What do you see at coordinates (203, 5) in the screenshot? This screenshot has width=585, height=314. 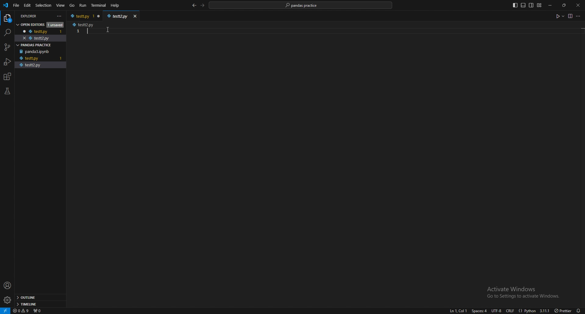 I see `forward` at bounding box center [203, 5].